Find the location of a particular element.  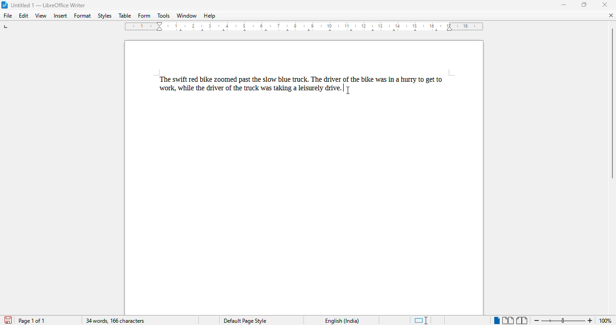

save document is located at coordinates (7, 320).